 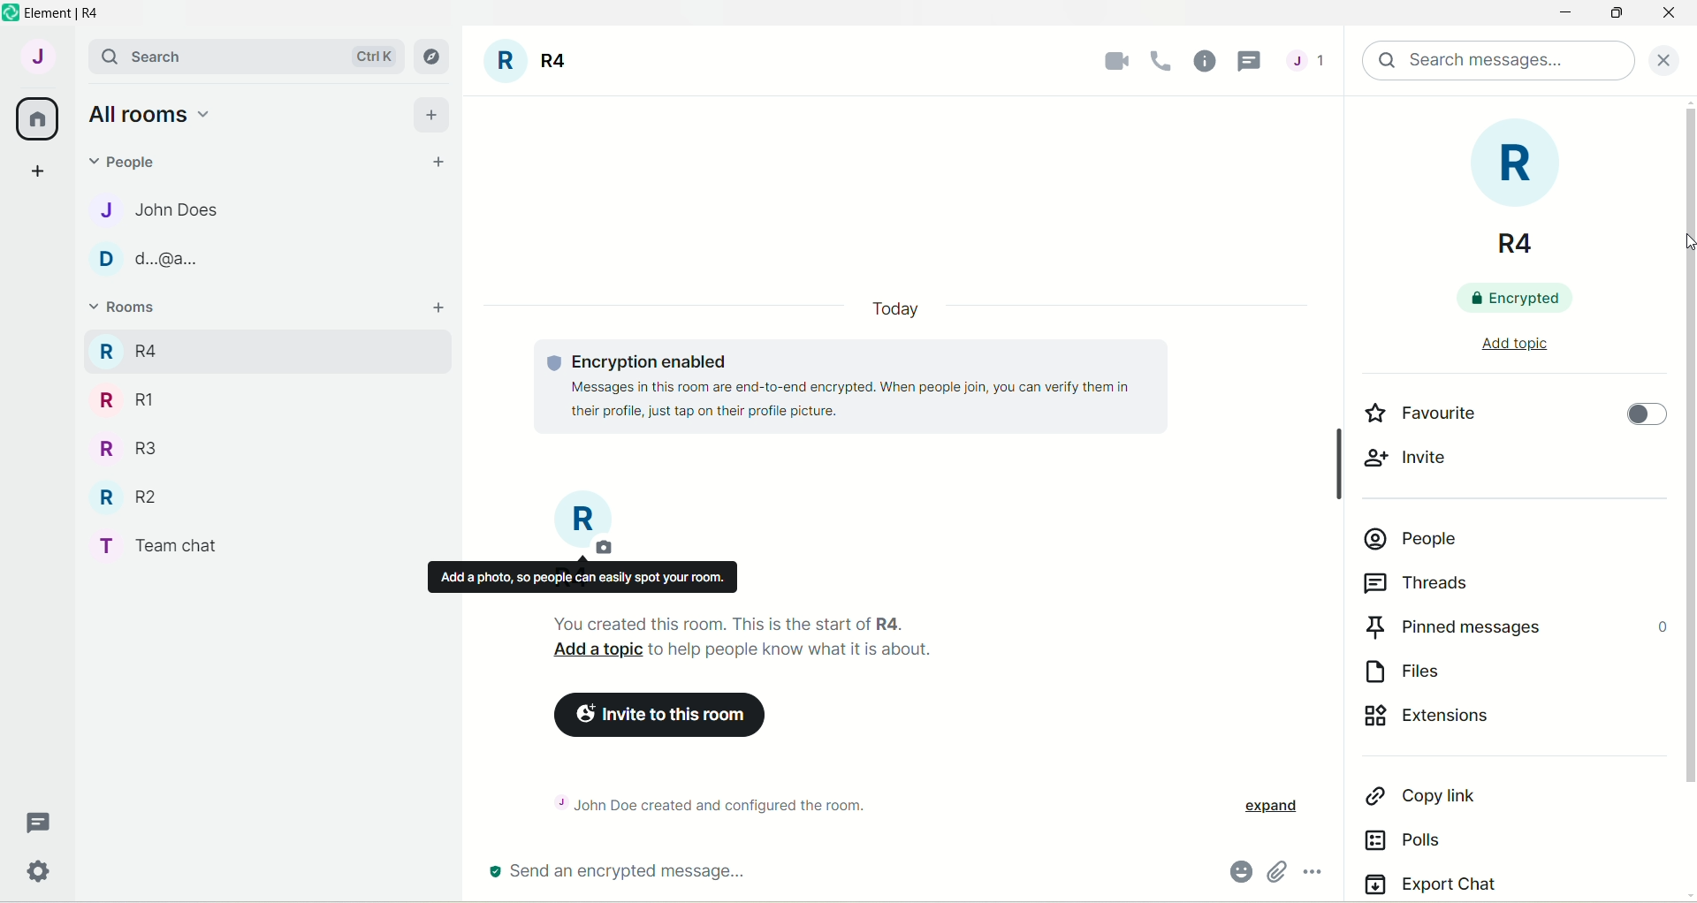 What do you see at coordinates (1165, 61) in the screenshot?
I see `voice call` at bounding box center [1165, 61].